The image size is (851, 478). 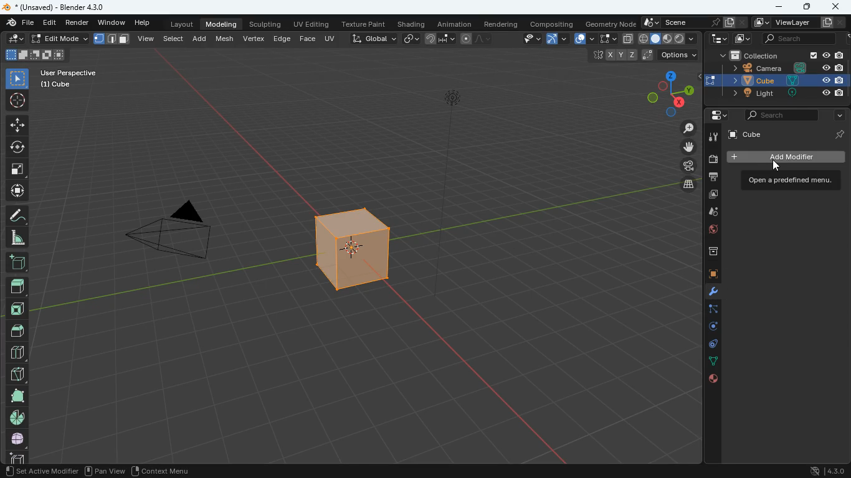 I want to click on camera, so click(x=712, y=160).